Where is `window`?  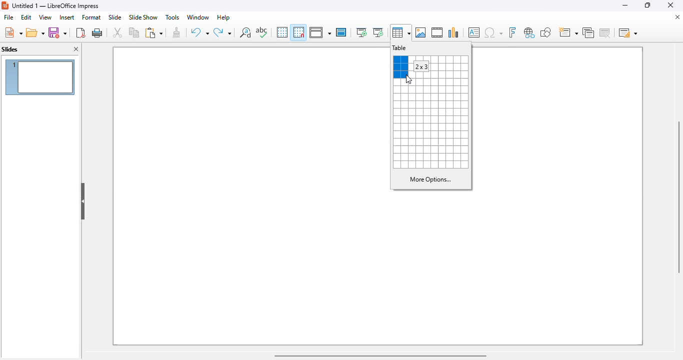
window is located at coordinates (198, 17).